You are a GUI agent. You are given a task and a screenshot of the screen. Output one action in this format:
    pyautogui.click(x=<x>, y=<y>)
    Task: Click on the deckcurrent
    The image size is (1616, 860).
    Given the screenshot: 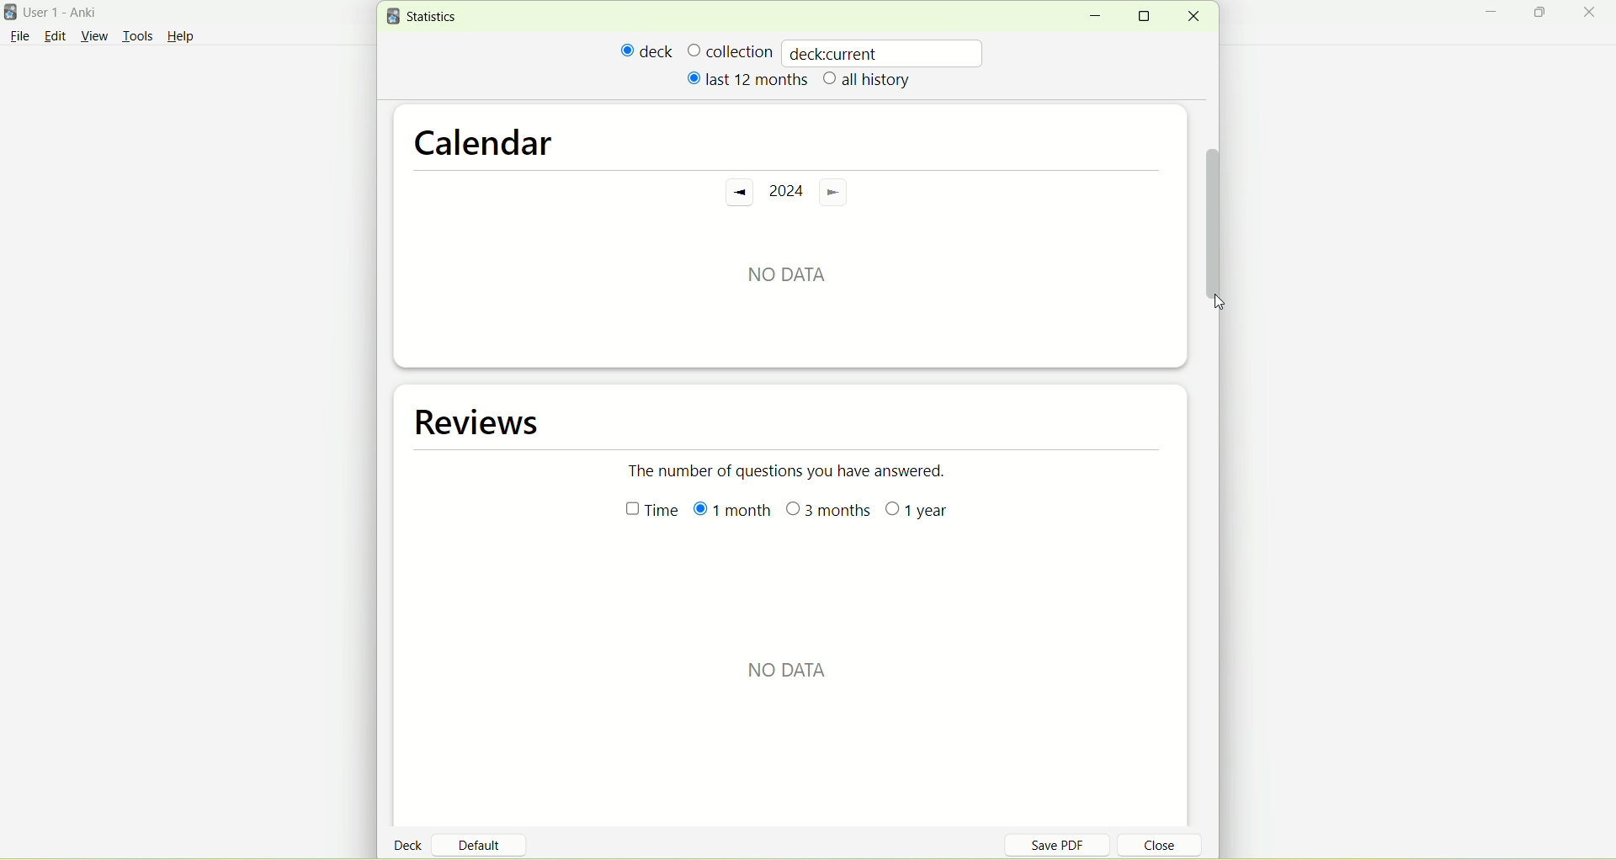 What is the action you would take?
    pyautogui.click(x=885, y=52)
    